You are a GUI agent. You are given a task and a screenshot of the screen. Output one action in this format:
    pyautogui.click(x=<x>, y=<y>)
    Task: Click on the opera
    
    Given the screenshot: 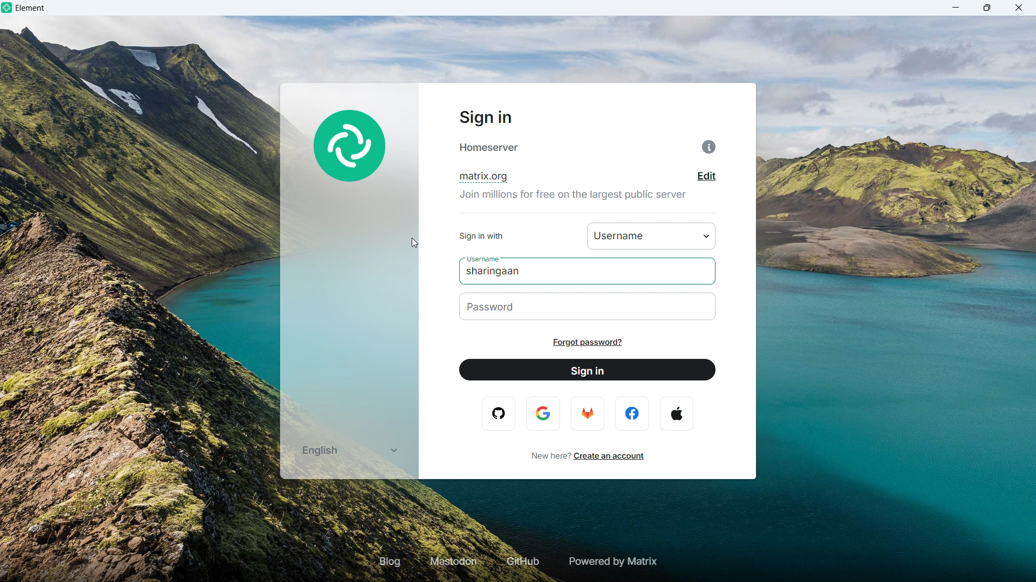 What is the action you would take?
    pyautogui.click(x=501, y=413)
    